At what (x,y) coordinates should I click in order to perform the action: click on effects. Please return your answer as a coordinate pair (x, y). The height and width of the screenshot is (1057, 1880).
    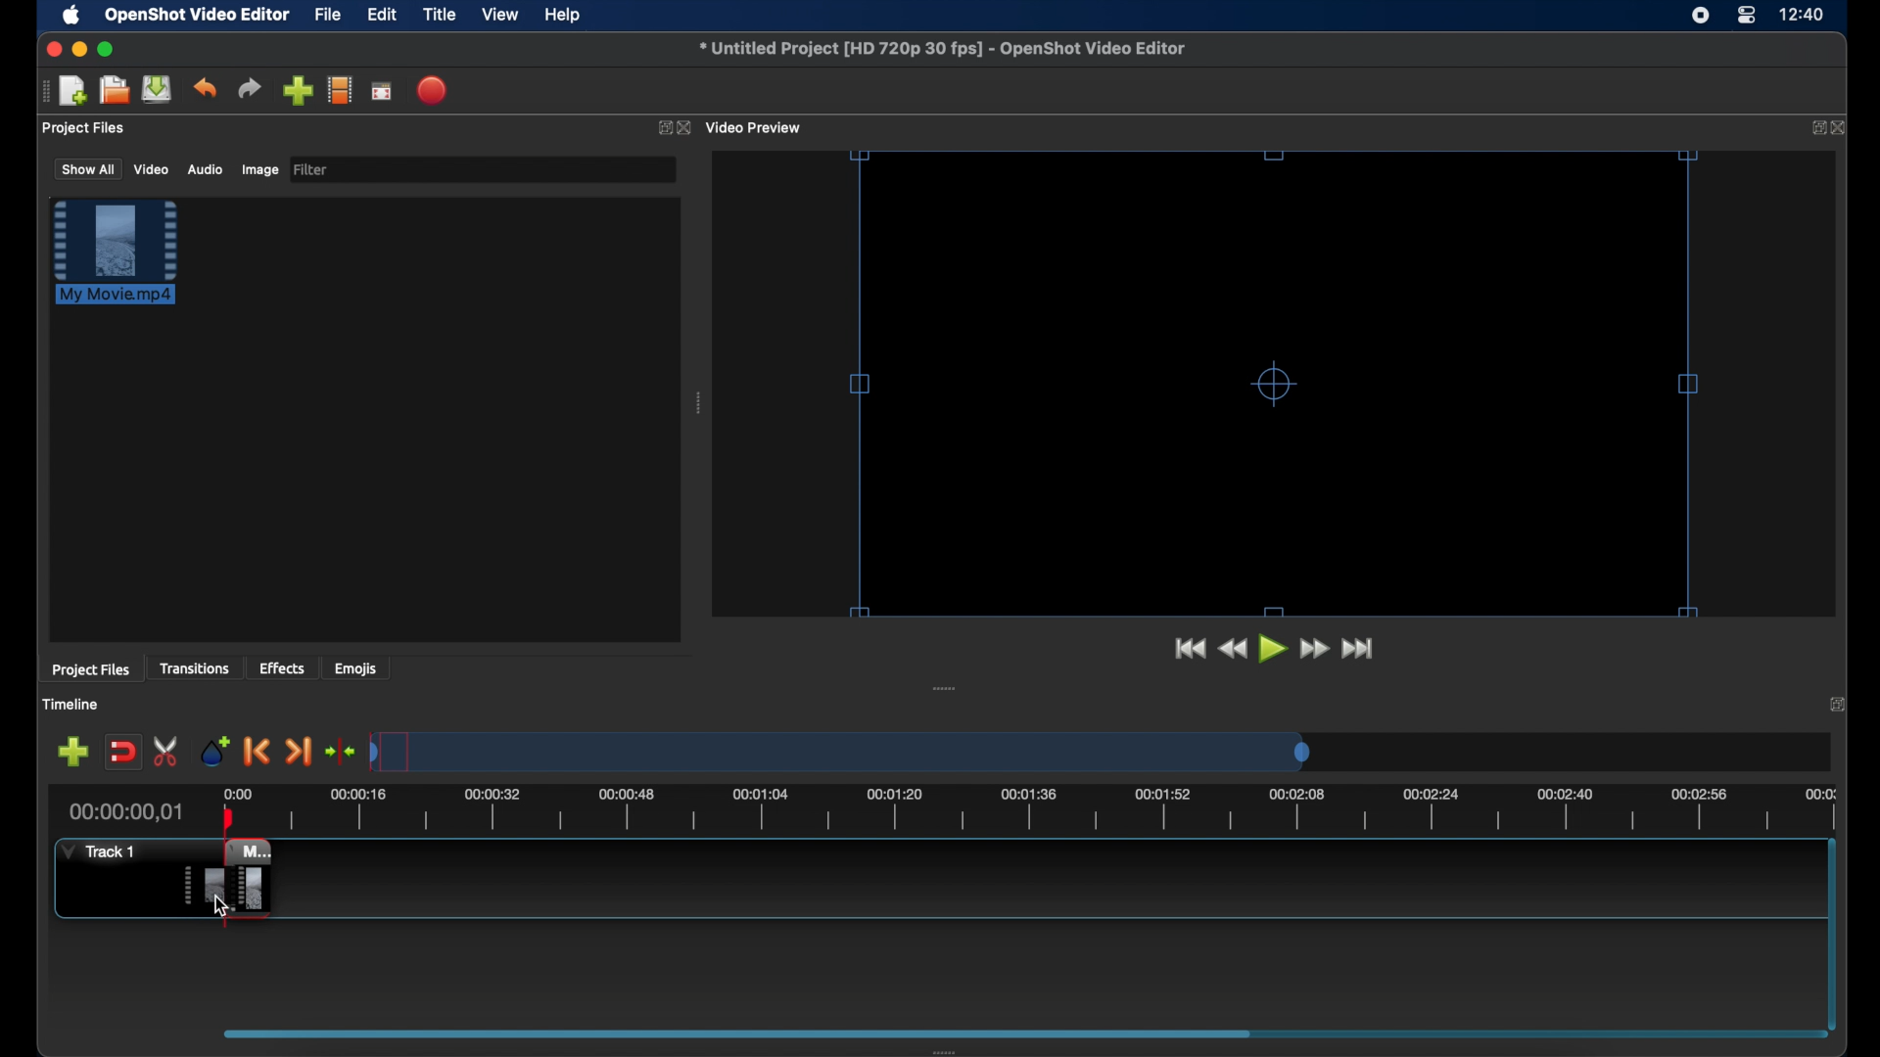
    Looking at the image, I should click on (282, 667).